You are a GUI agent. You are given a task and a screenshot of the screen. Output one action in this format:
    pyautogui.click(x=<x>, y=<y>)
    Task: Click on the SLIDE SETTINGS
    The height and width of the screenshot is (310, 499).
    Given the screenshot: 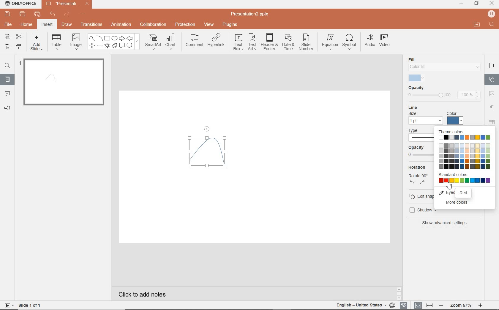 What is the action you would take?
    pyautogui.click(x=492, y=66)
    